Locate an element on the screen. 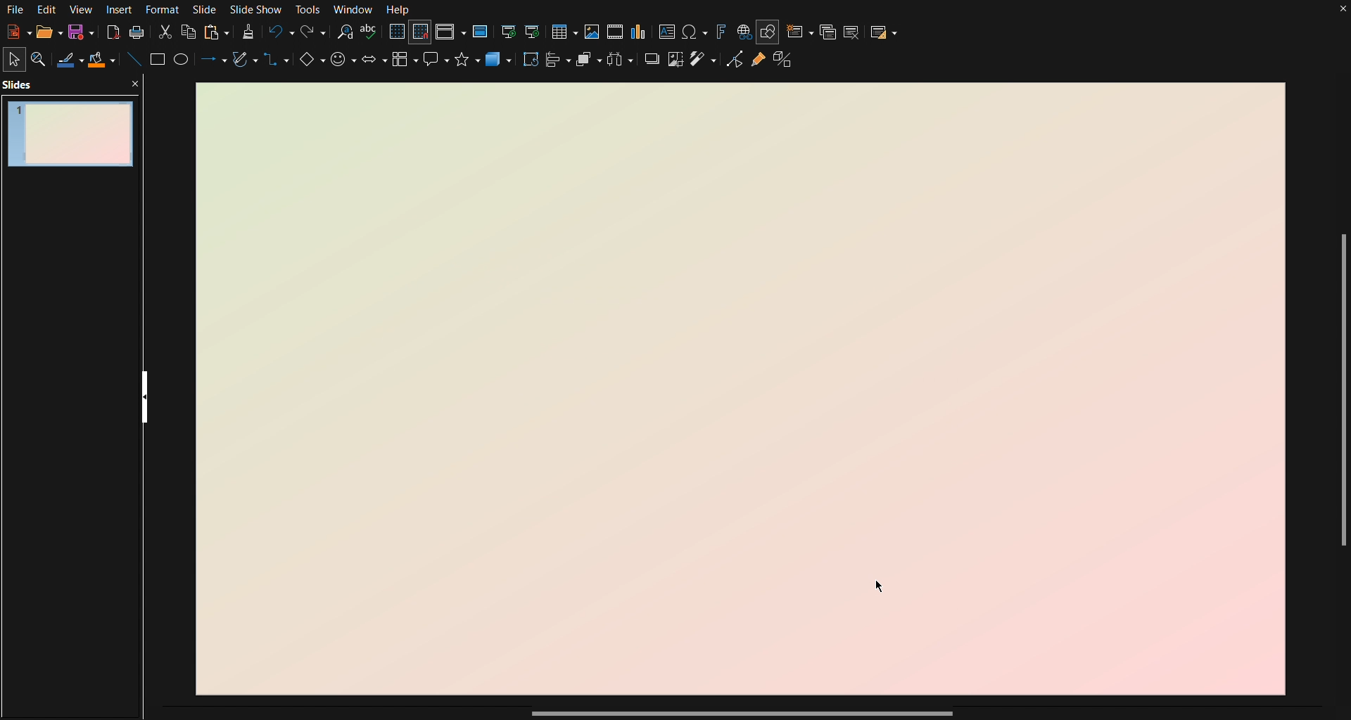 Image resolution: width=1351 pixels, height=720 pixels. Window is located at coordinates (353, 10).